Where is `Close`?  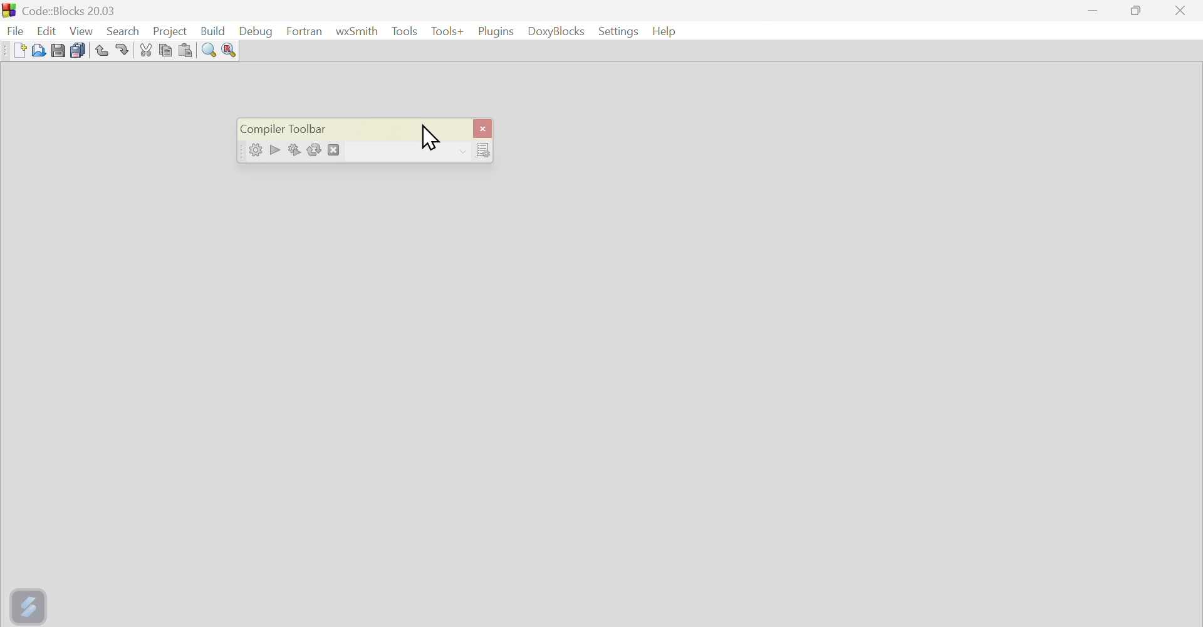
Close is located at coordinates (483, 126).